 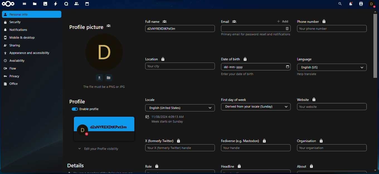 I want to click on Your website, so click(x=332, y=106).